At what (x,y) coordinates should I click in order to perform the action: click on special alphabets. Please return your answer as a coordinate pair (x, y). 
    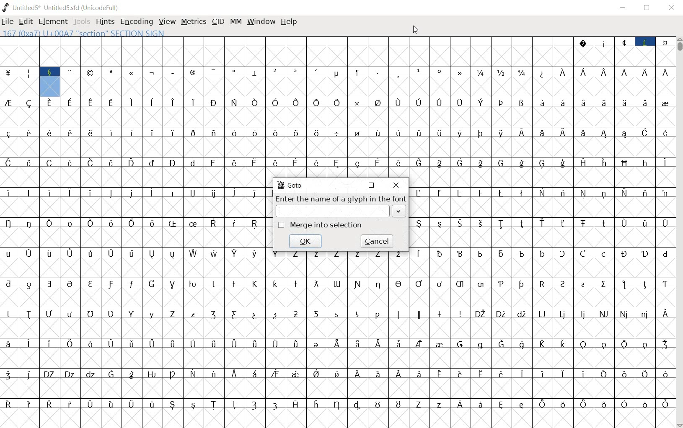
    Looking at the image, I should click on (541, 172).